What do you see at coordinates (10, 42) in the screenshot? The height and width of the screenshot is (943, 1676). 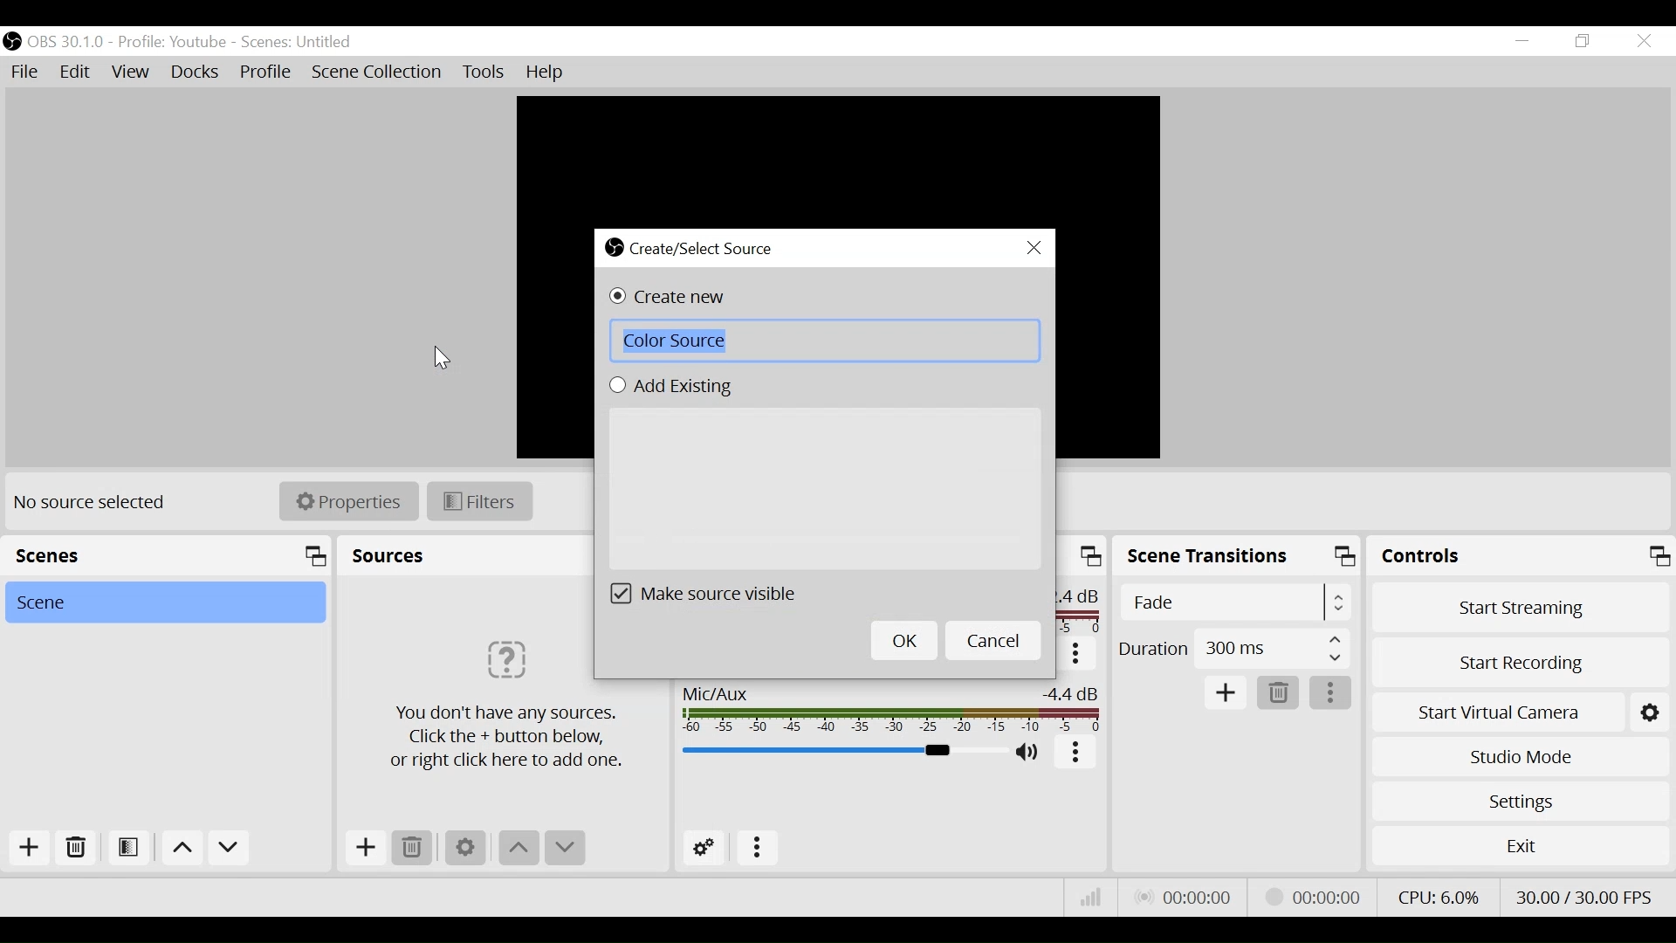 I see `OBS Desktop Icon` at bounding box center [10, 42].